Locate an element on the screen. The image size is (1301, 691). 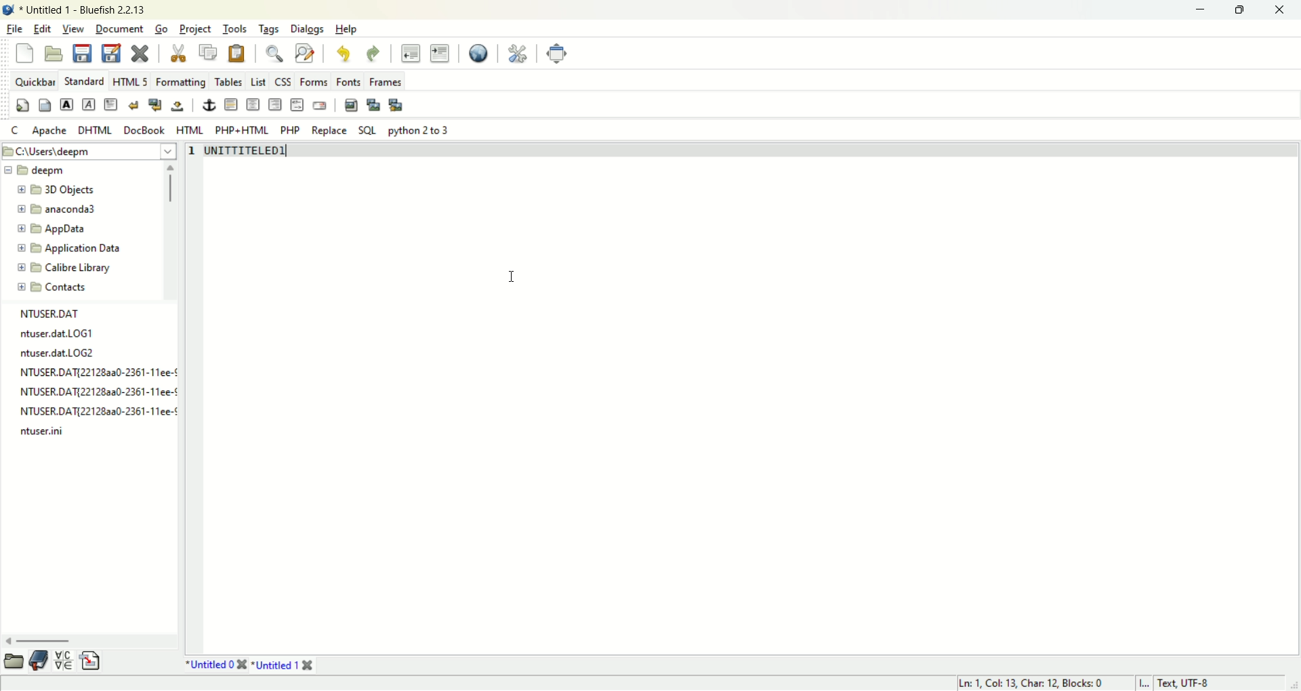
untitle0 is located at coordinates (213, 666).